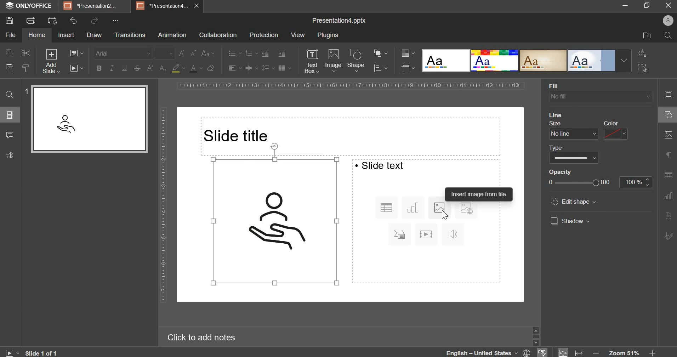  I want to click on decrease indent, so click(264, 54).